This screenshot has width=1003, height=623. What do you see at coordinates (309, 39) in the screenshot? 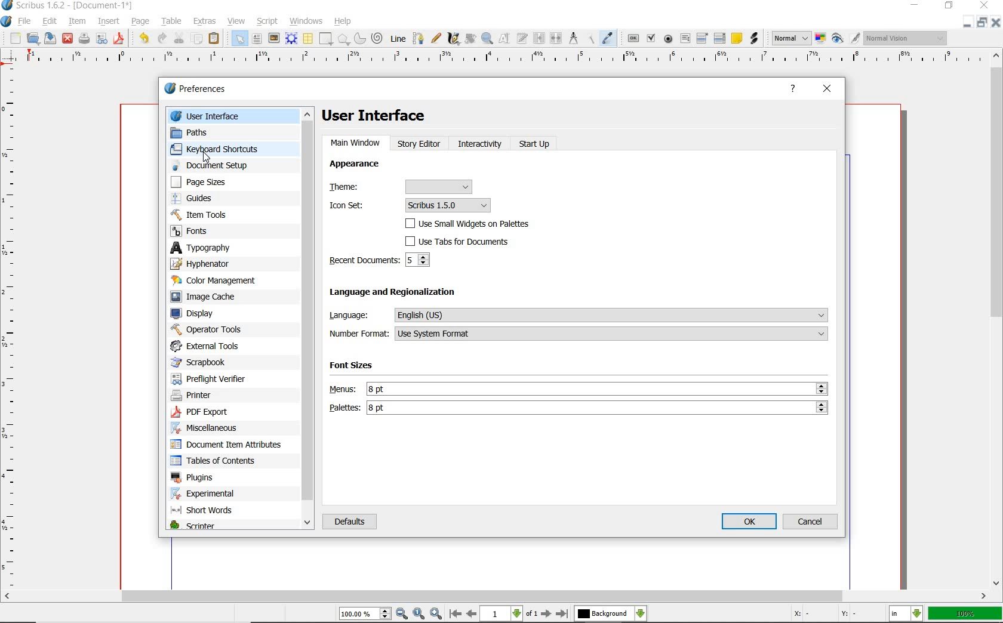
I see `table` at bounding box center [309, 39].